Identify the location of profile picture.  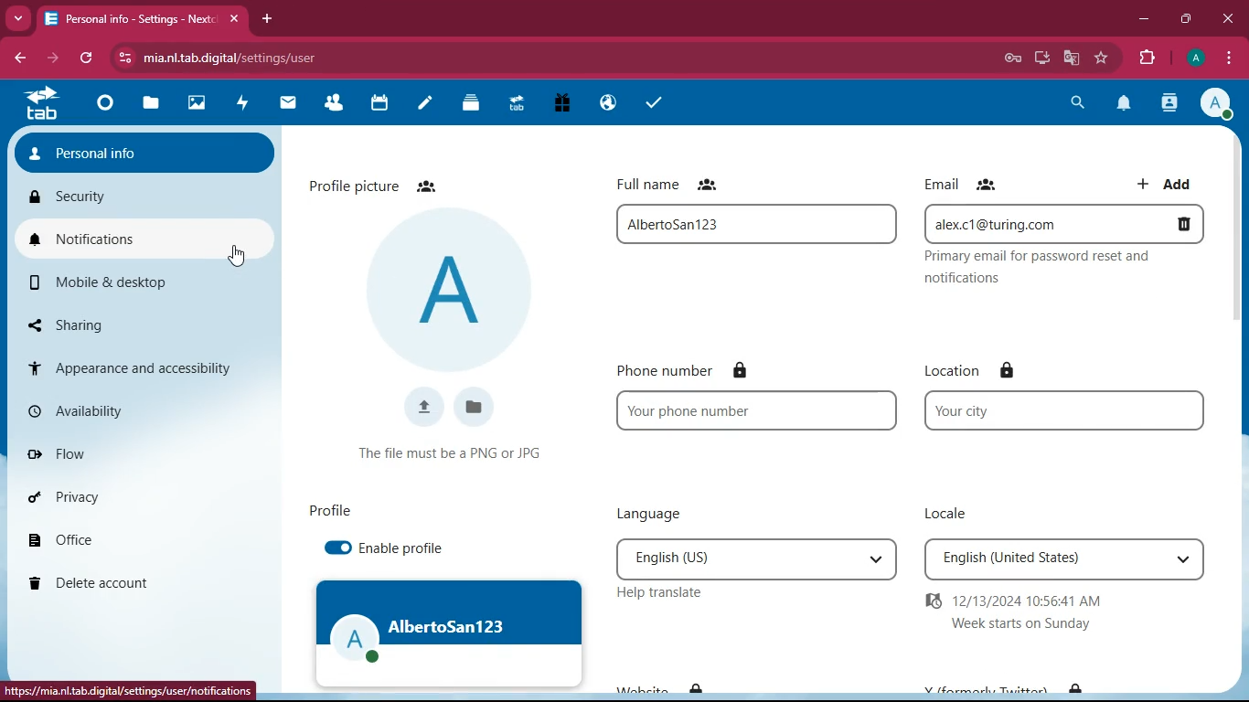
(352, 186).